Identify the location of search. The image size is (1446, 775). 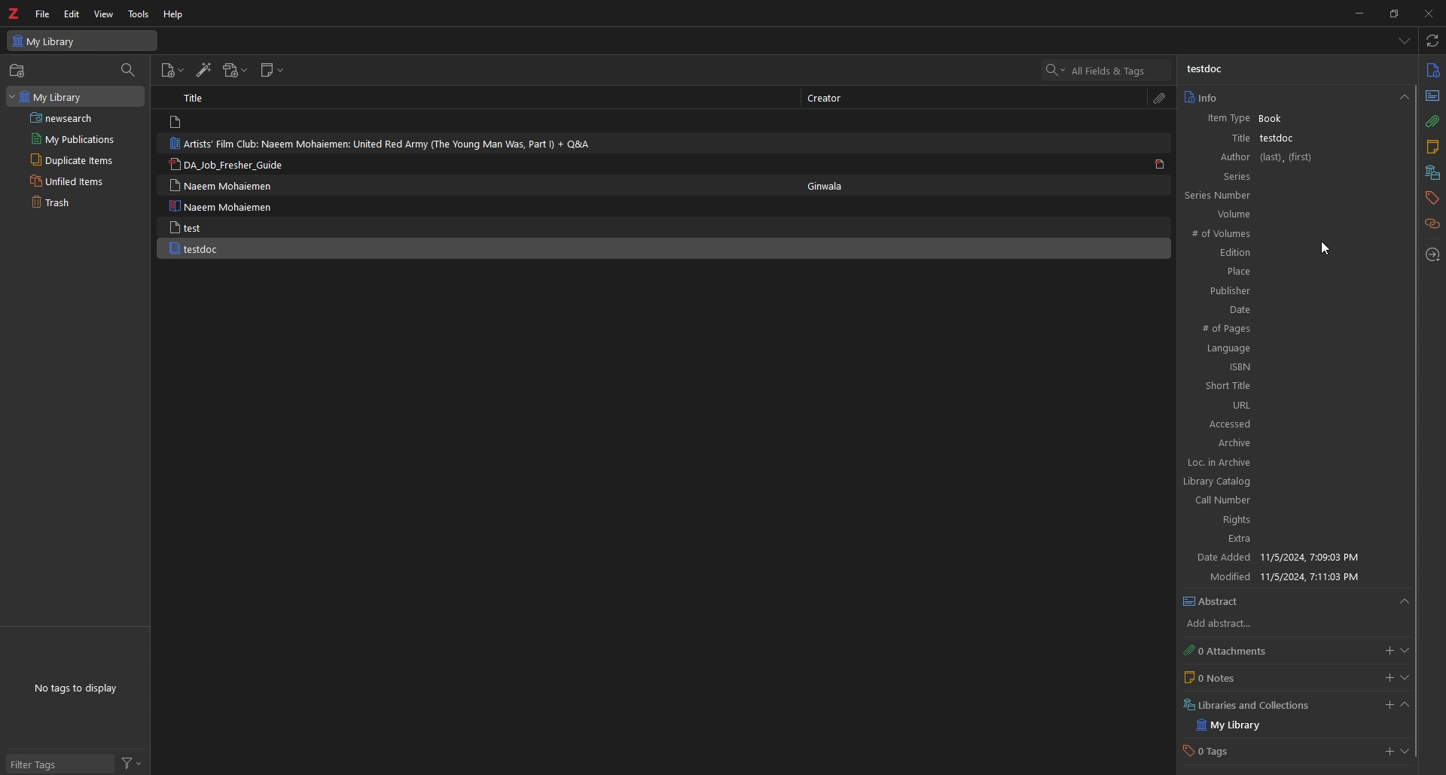
(1107, 69).